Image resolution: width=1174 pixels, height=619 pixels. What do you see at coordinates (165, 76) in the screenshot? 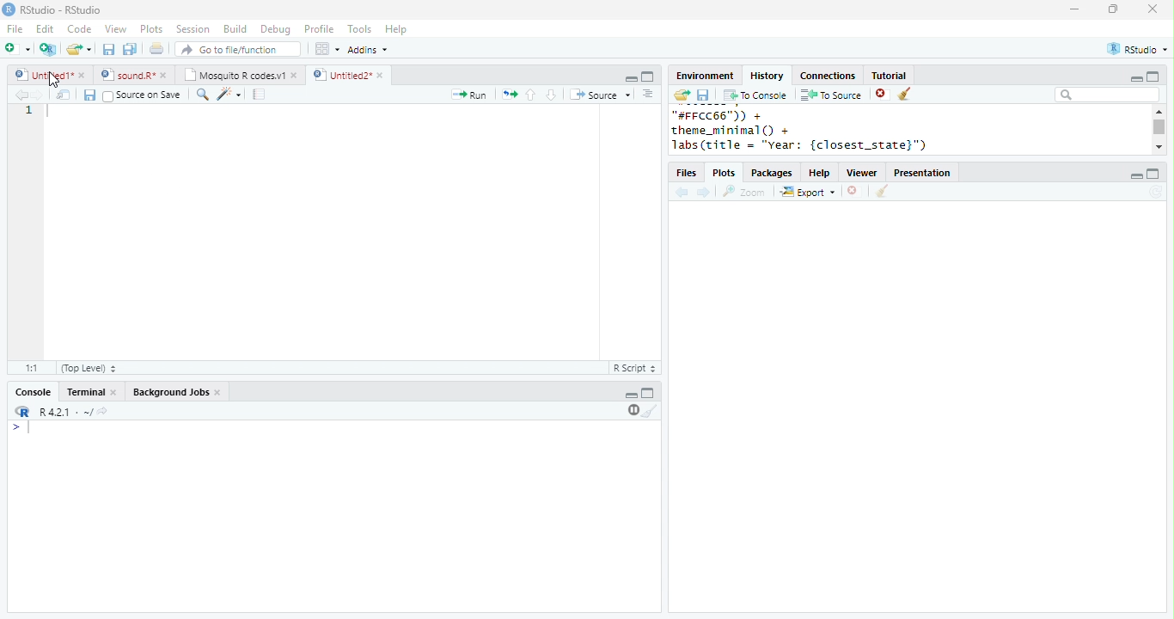
I see `close` at bounding box center [165, 76].